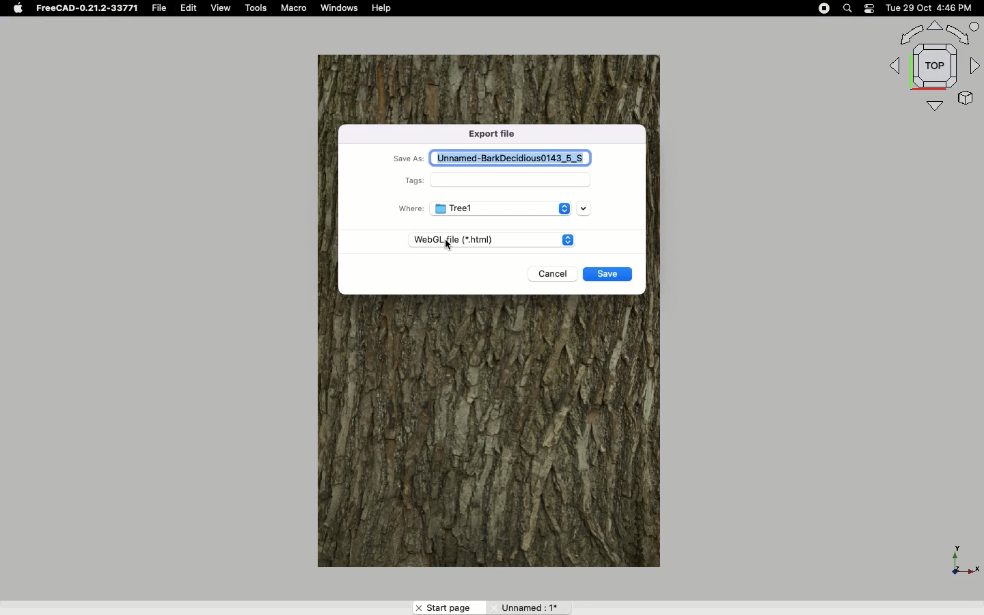 This screenshot has height=615, width=984. What do you see at coordinates (190, 8) in the screenshot?
I see `Edit` at bounding box center [190, 8].